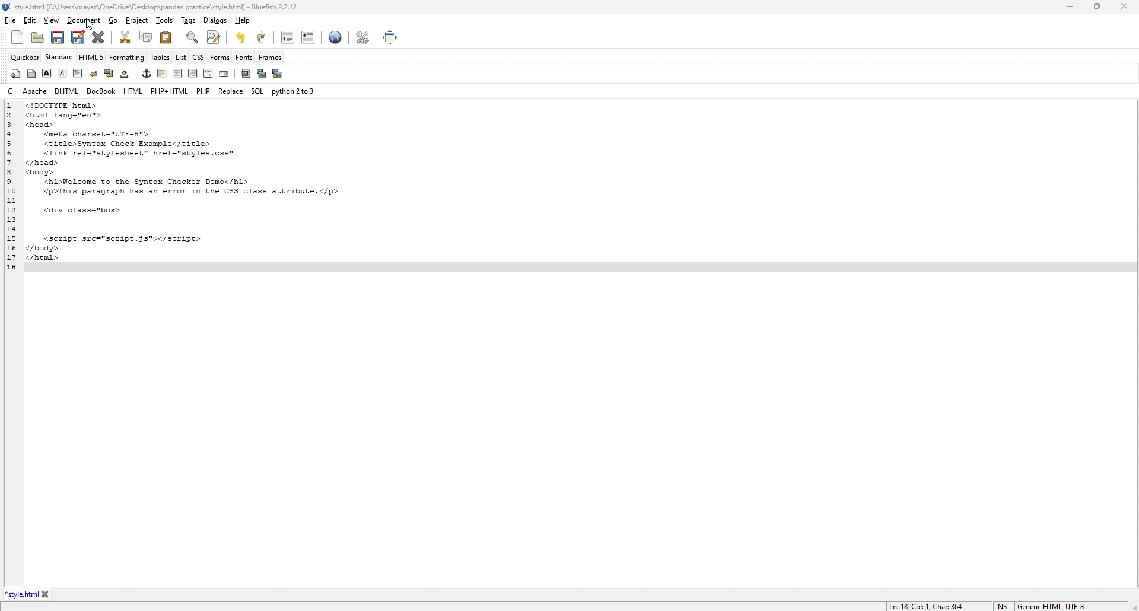 The height and width of the screenshot is (611, 1139). What do you see at coordinates (278, 74) in the screenshot?
I see `multi thumbnail` at bounding box center [278, 74].